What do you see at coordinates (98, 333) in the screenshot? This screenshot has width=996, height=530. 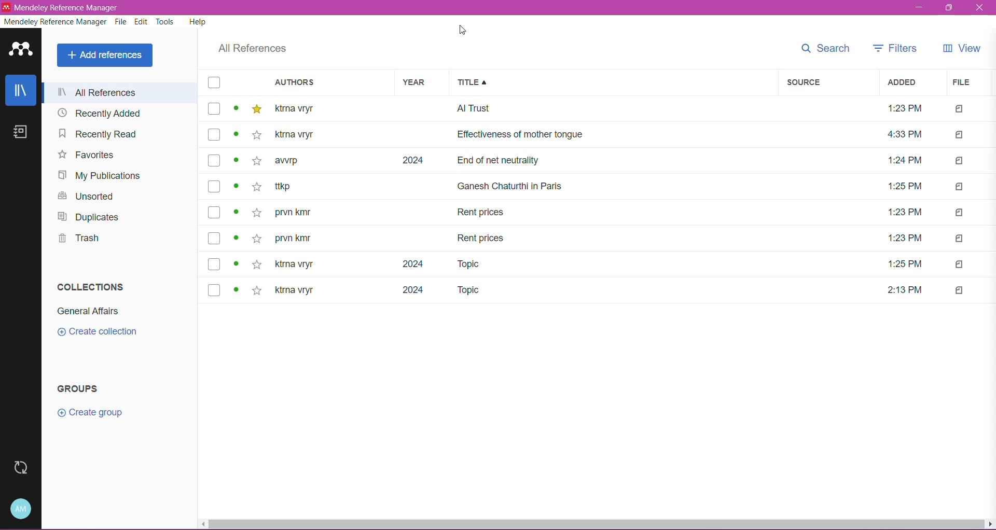 I see `Click to Create Collection` at bounding box center [98, 333].